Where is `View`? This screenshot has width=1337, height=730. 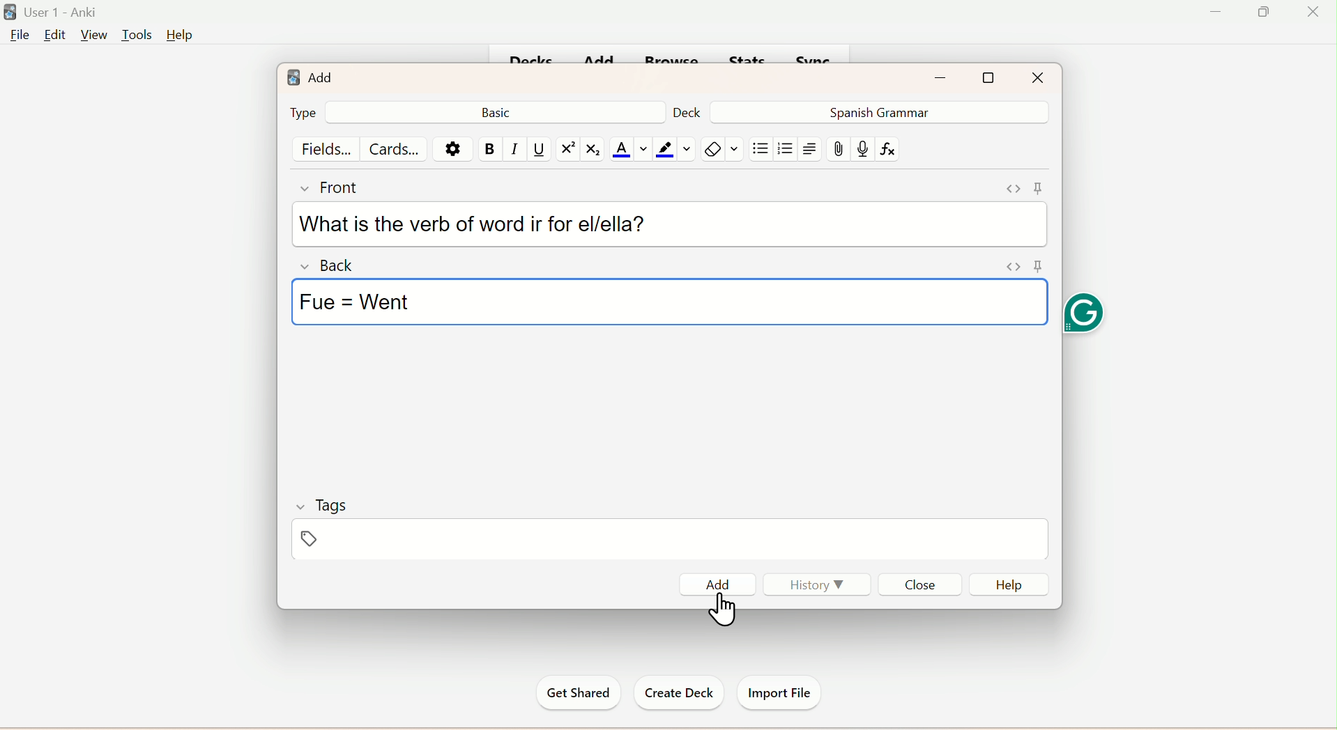 View is located at coordinates (92, 35).